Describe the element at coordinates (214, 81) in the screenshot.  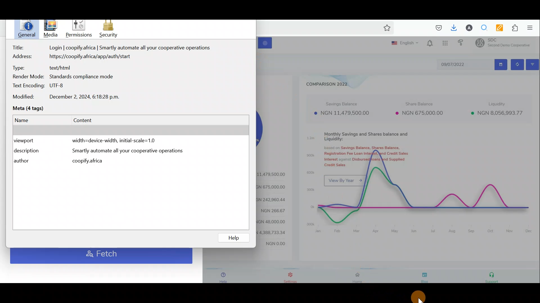
I see `Background` at that location.